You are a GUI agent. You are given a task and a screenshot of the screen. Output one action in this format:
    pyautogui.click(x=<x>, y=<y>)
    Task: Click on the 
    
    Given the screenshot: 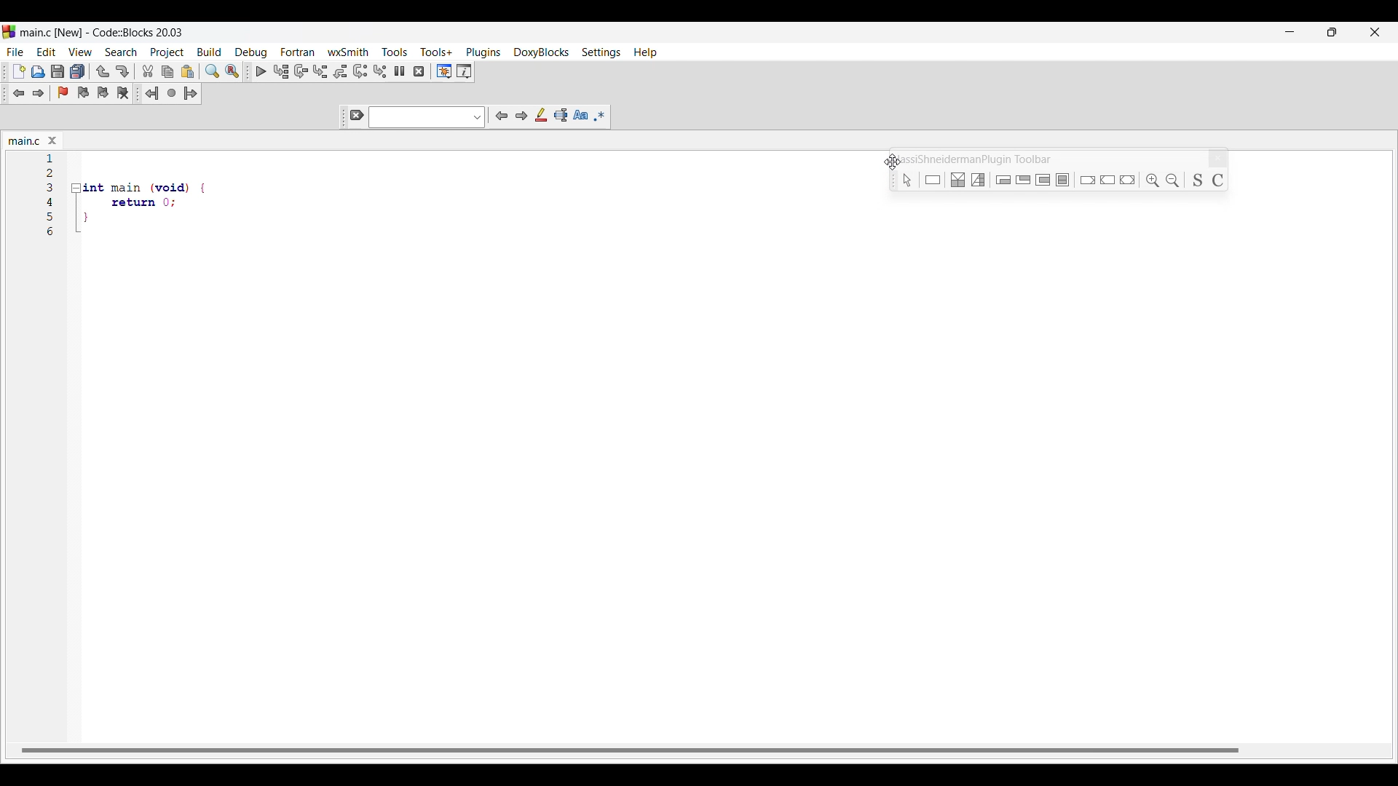 What is the action you would take?
    pyautogui.click(x=980, y=178)
    